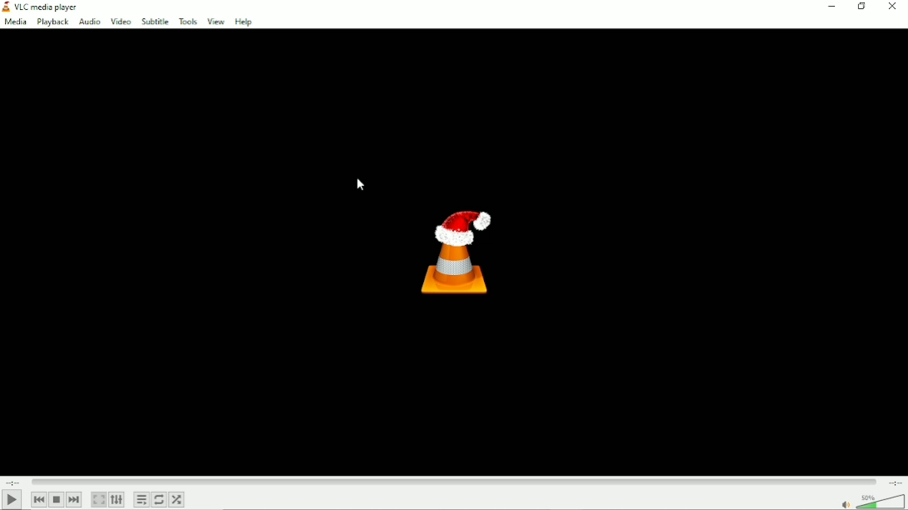 The image size is (908, 510). I want to click on Media, so click(15, 23).